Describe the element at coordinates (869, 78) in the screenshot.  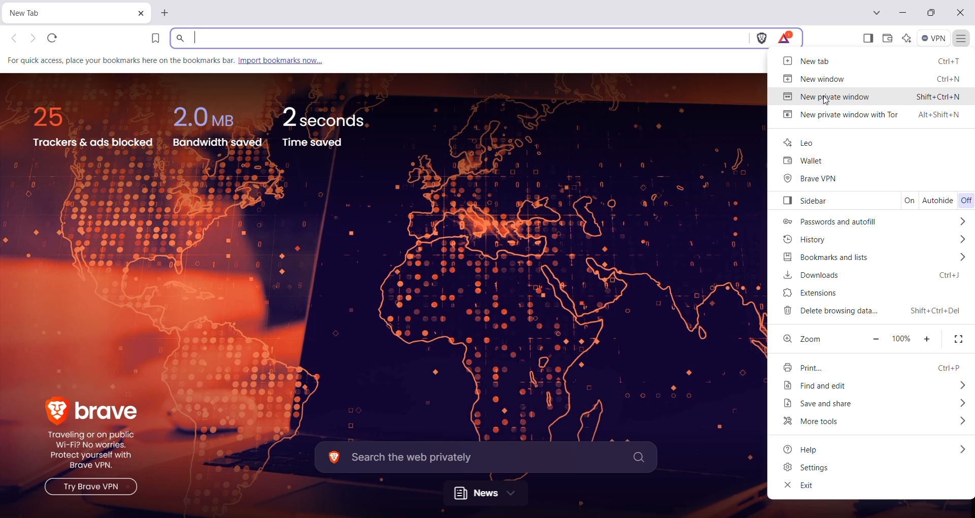
I see `New Window` at that location.